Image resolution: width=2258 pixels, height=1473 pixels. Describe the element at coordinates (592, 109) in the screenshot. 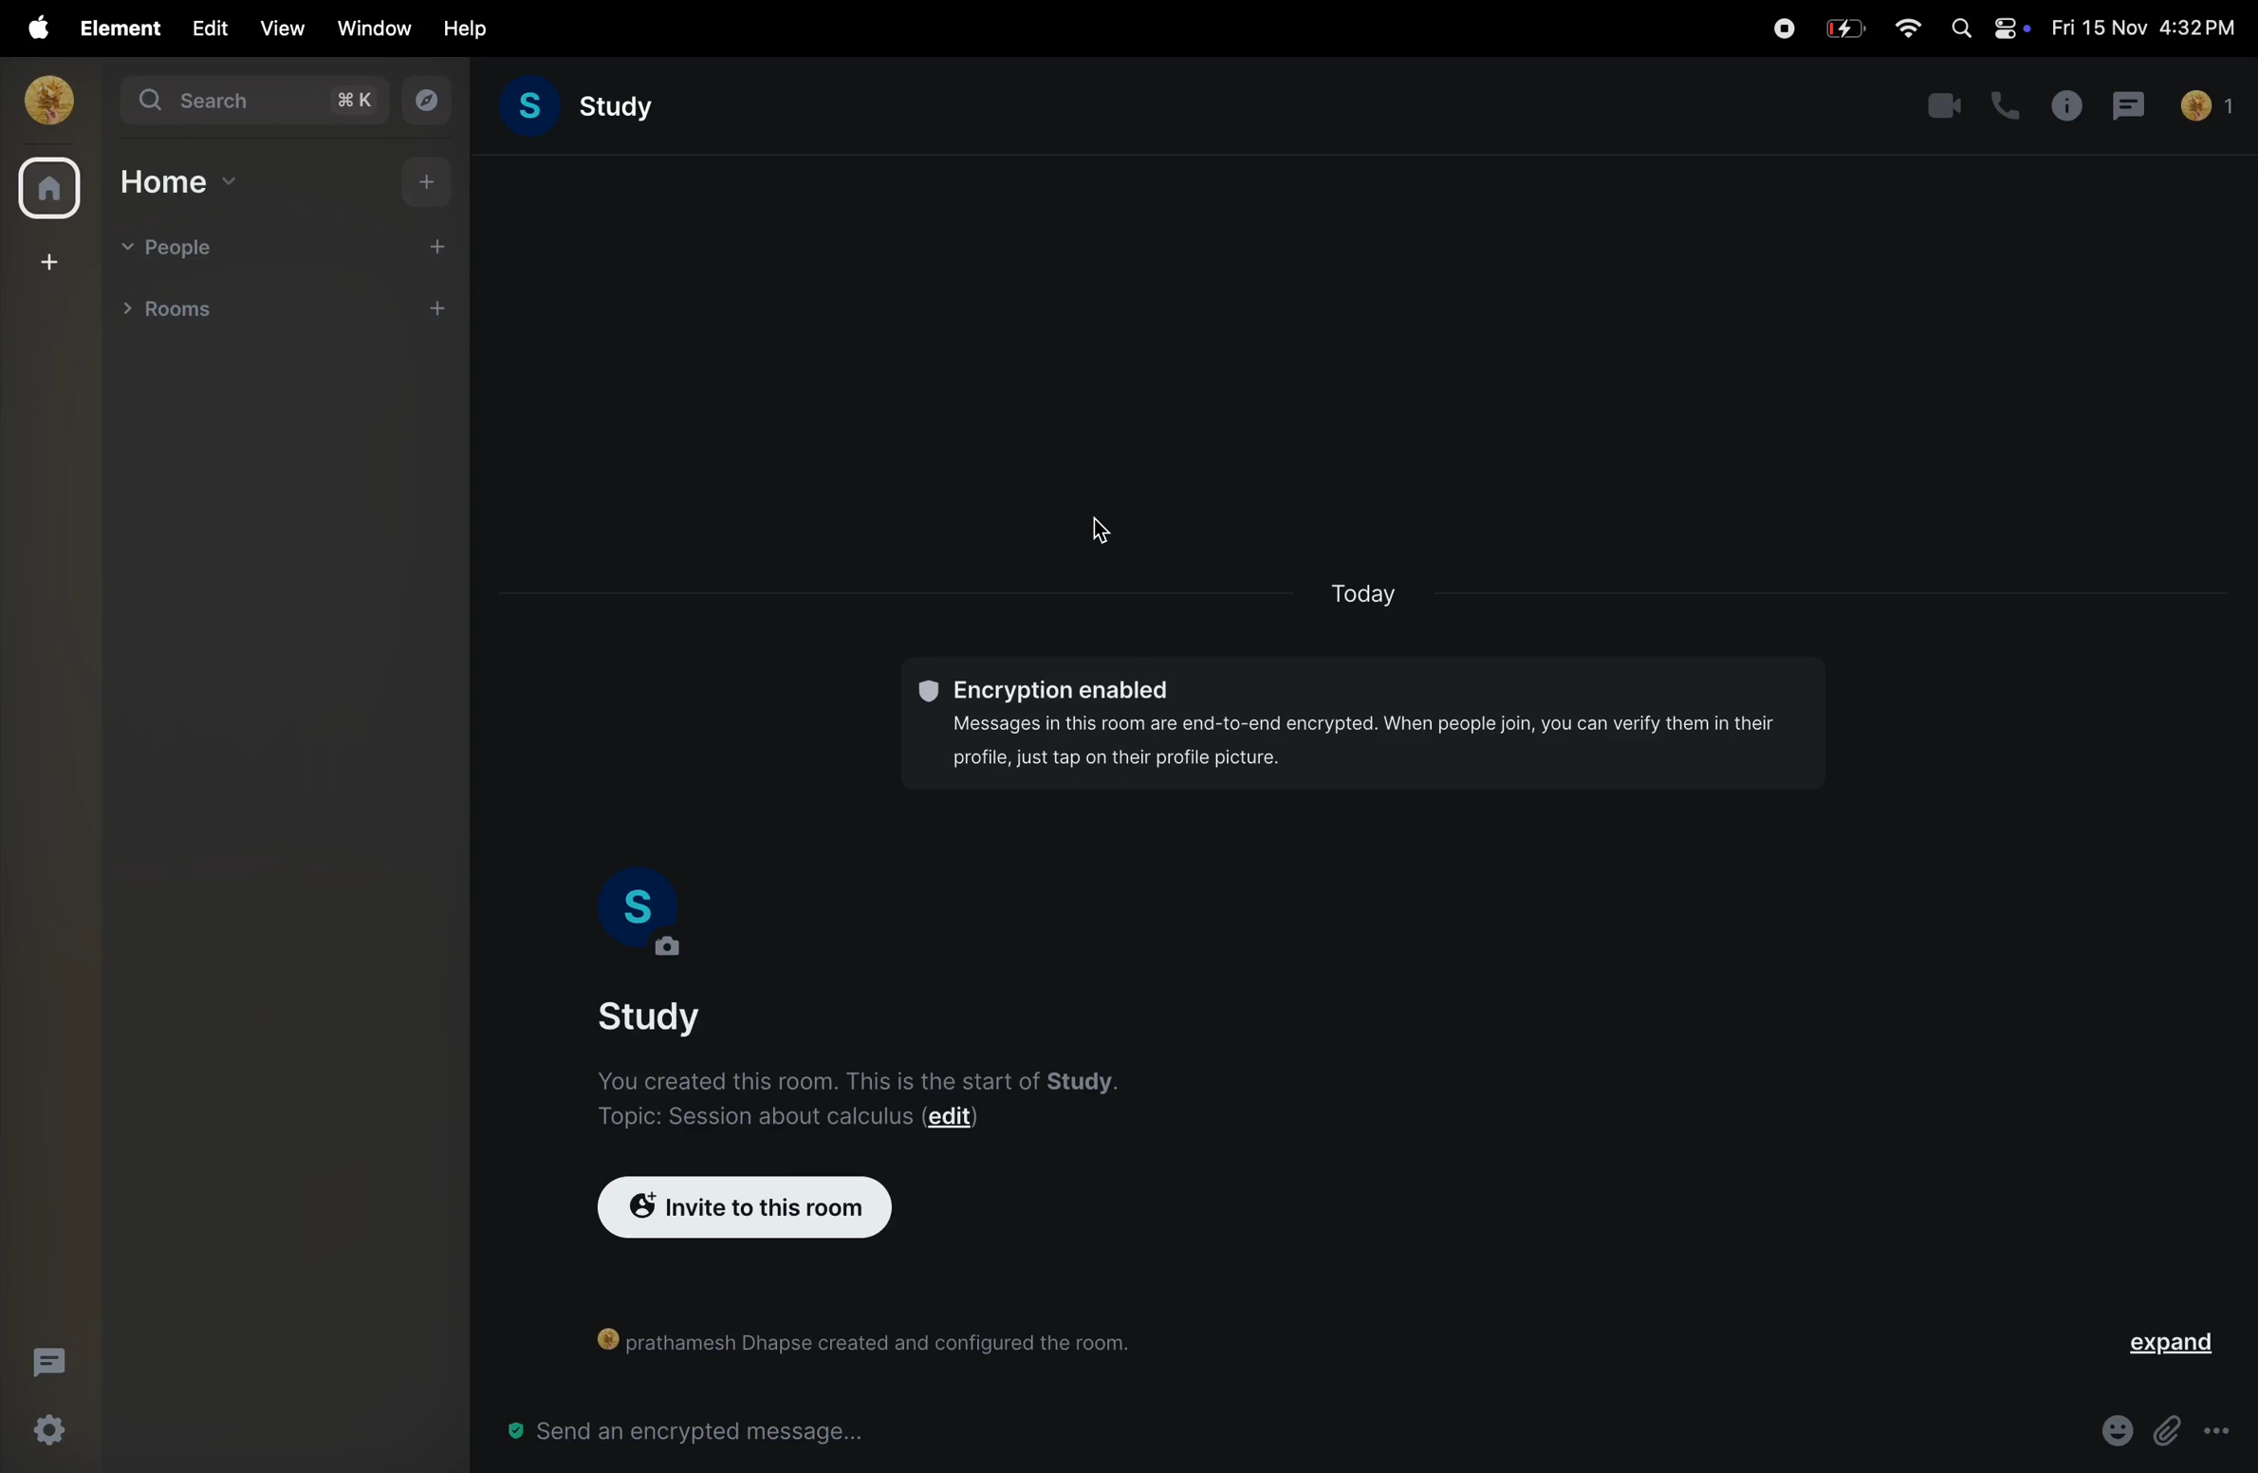

I see `Study room` at that location.